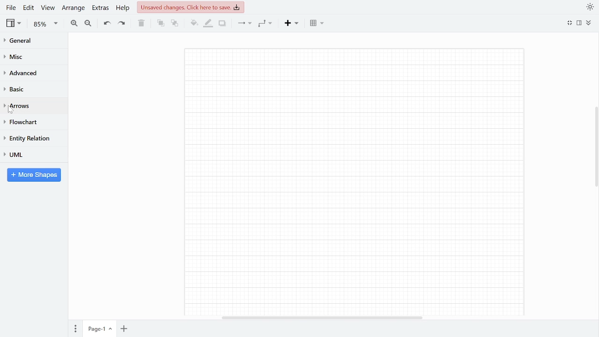  What do you see at coordinates (124, 8) in the screenshot?
I see `Help` at bounding box center [124, 8].